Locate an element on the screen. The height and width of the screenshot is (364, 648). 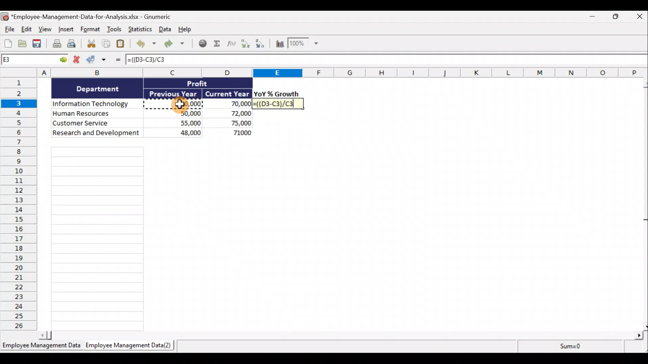
=((D3-C3)/C3 is located at coordinates (152, 60).